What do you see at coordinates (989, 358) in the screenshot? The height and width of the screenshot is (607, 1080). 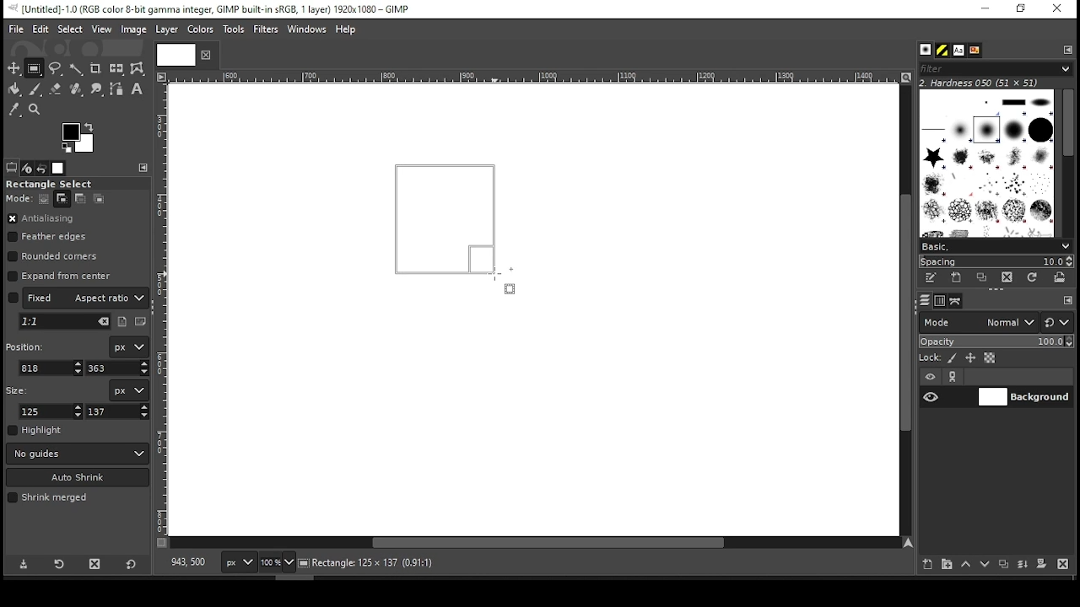 I see `lock alpha channel` at bounding box center [989, 358].